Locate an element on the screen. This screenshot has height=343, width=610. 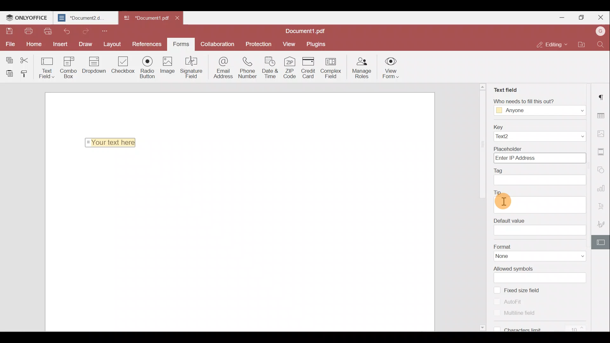
Complex field is located at coordinates (333, 67).